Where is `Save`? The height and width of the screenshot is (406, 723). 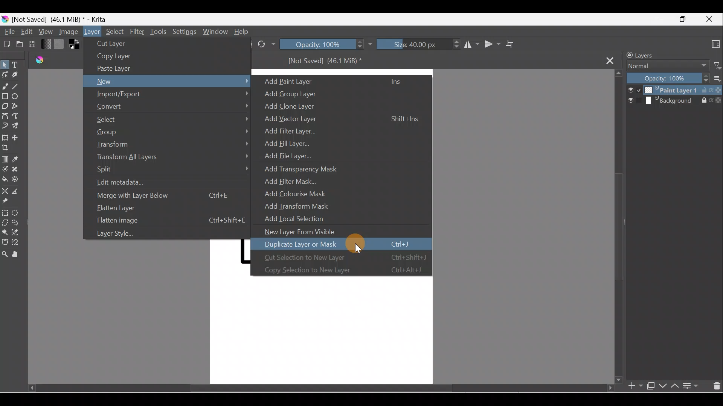 Save is located at coordinates (34, 44).